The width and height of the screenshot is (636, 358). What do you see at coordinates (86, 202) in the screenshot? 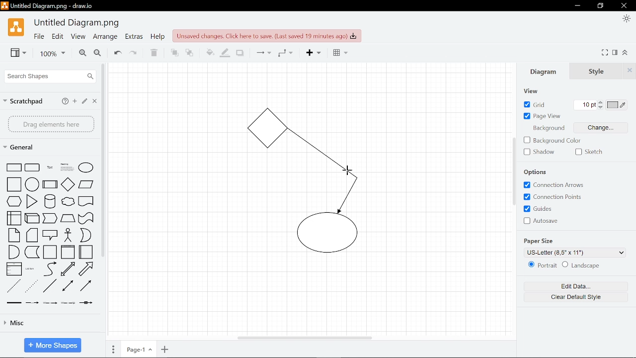
I see `shape` at bounding box center [86, 202].